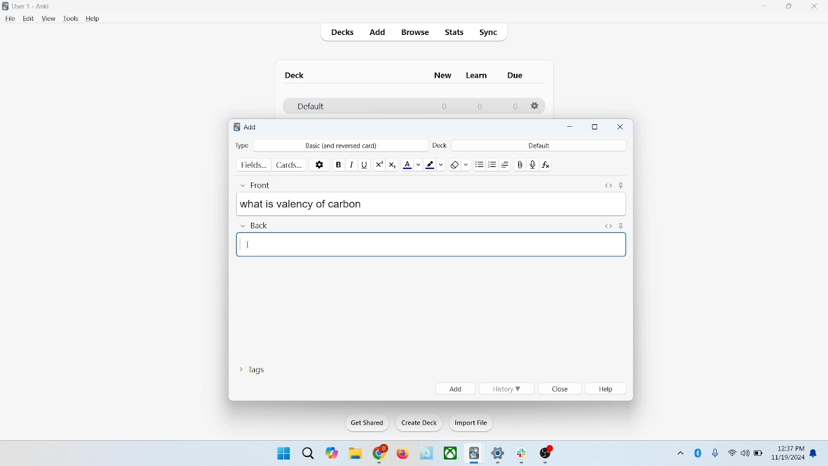 The image size is (828, 466). What do you see at coordinates (716, 454) in the screenshot?
I see `microphone` at bounding box center [716, 454].